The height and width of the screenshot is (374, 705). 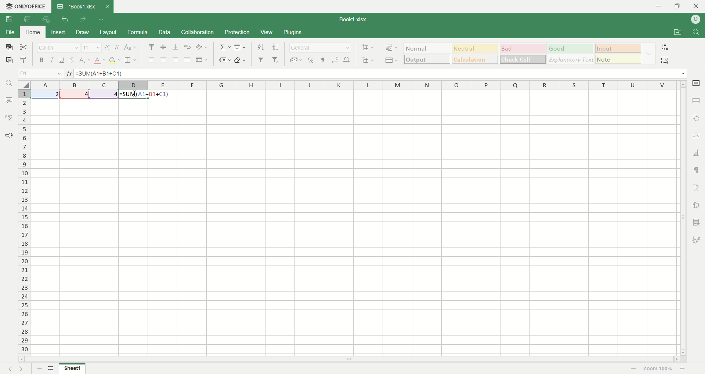 I want to click on clear, so click(x=241, y=60).